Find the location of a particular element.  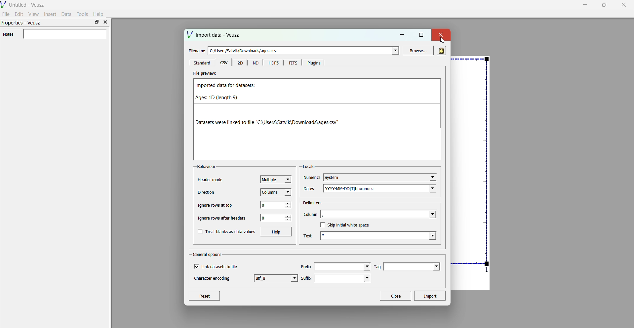

Edit is located at coordinates (19, 14).